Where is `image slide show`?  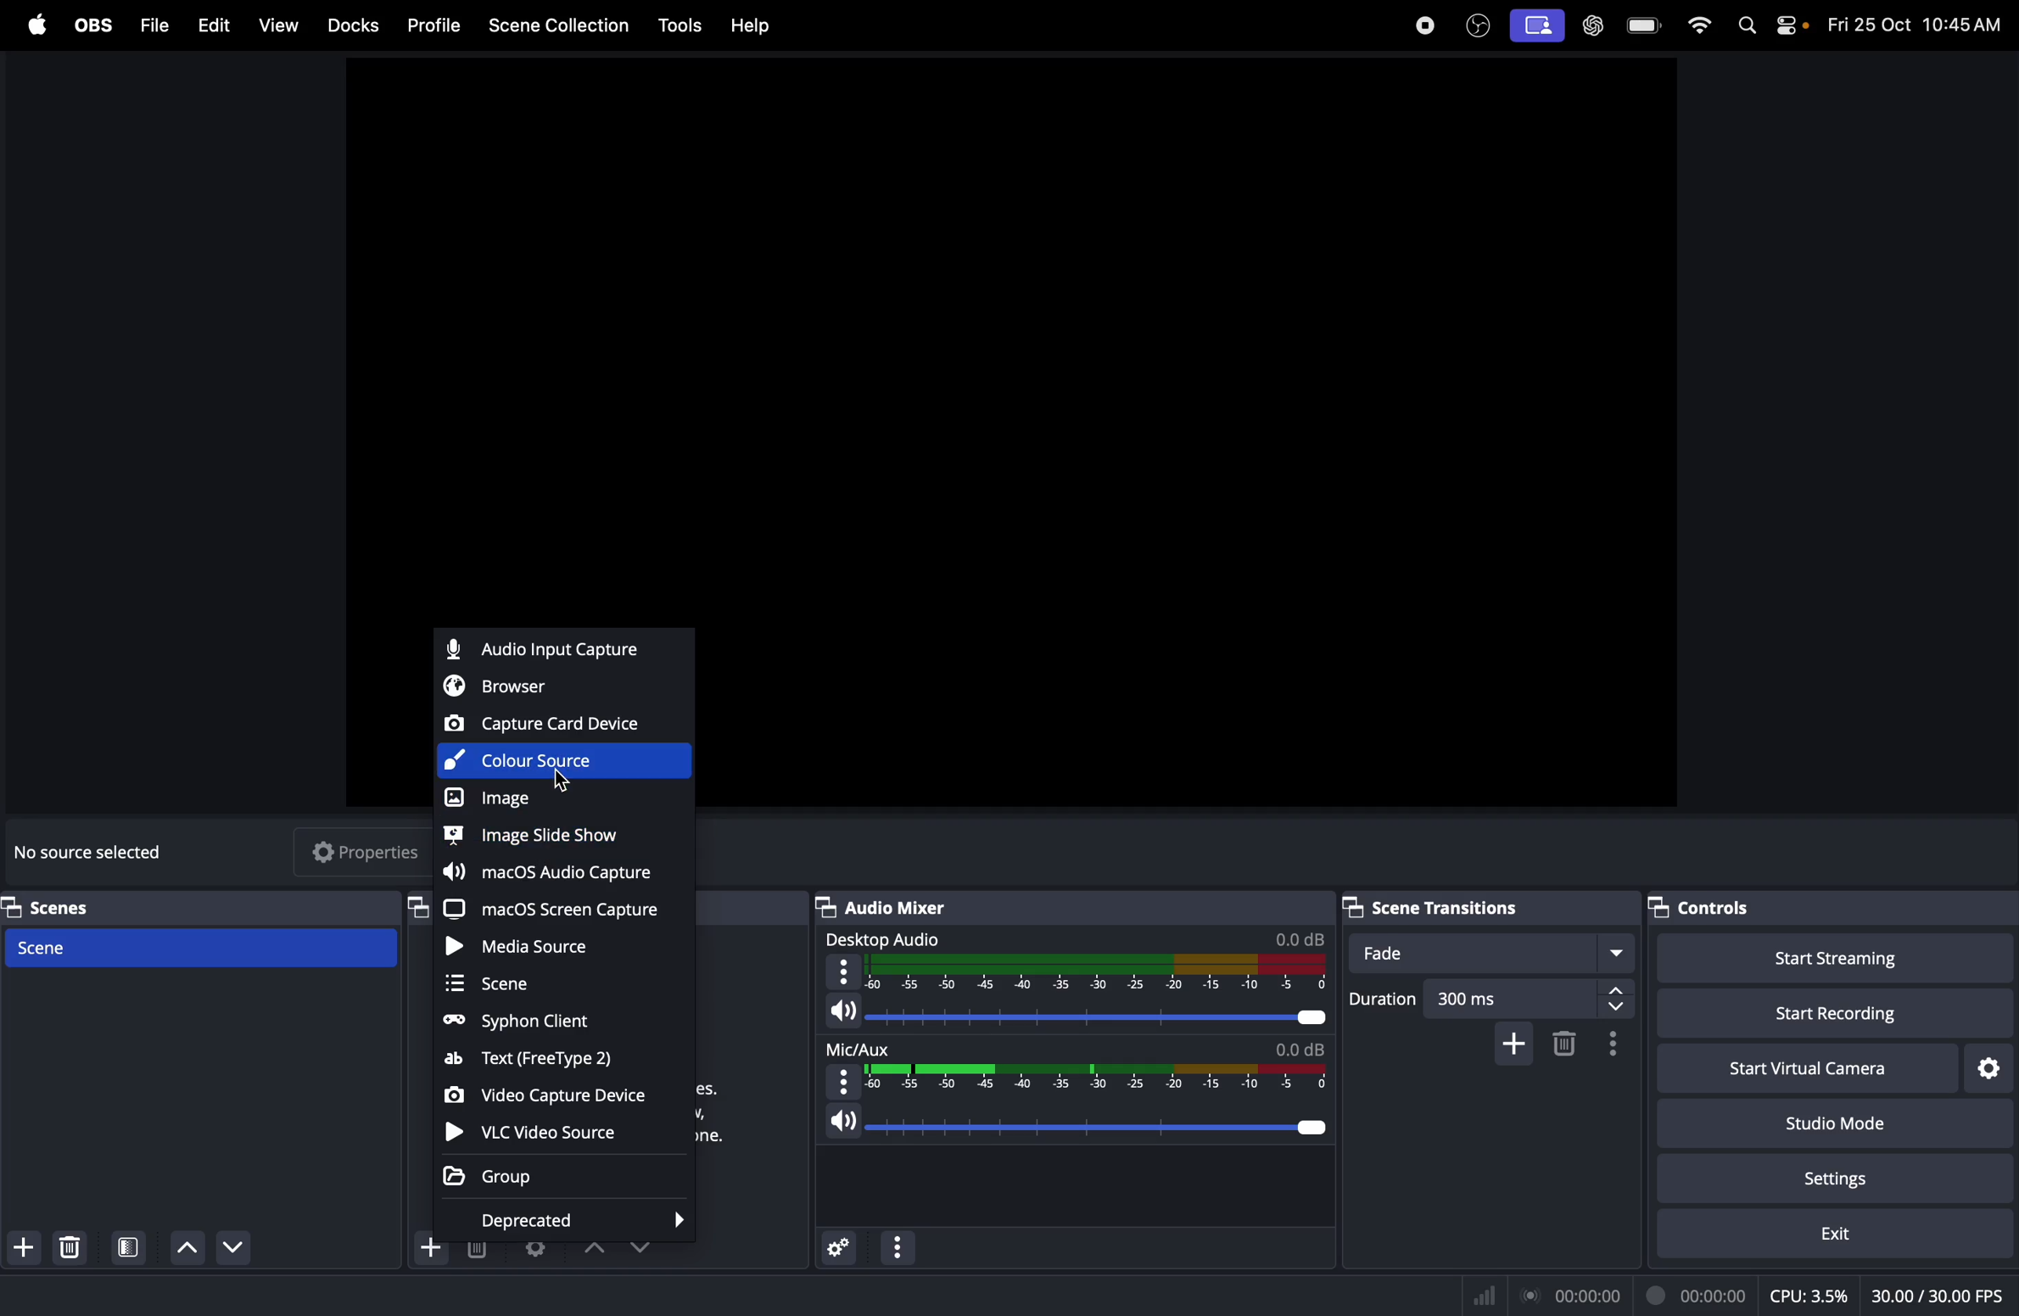
image slide show is located at coordinates (550, 837).